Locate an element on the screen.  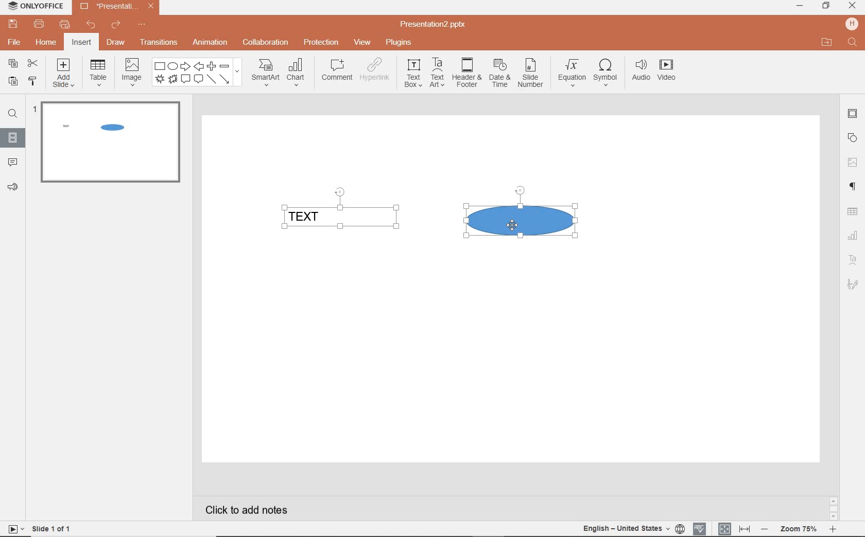
SLIDE1 is located at coordinates (110, 146).